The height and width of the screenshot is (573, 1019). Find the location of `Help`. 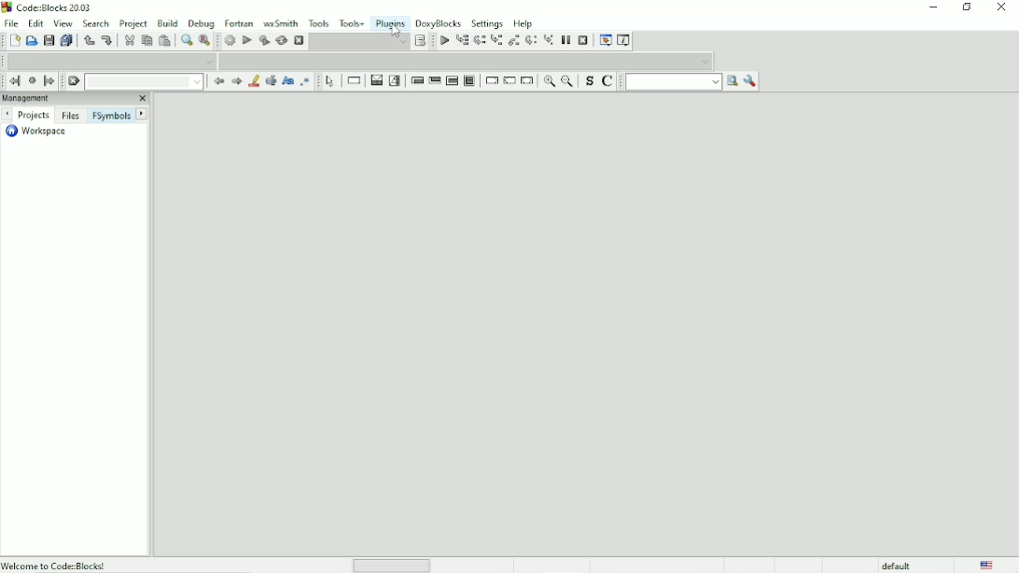

Help is located at coordinates (523, 22).